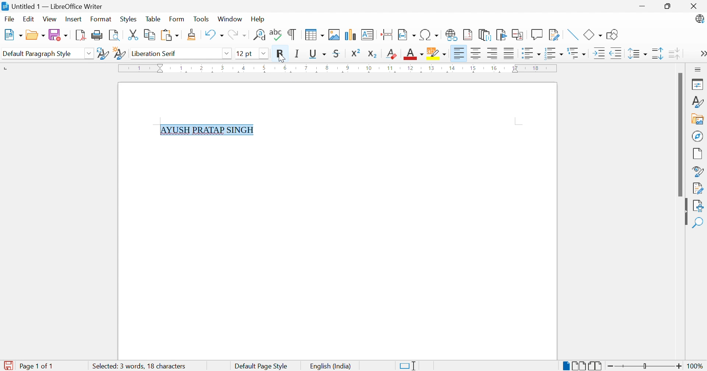 Image resolution: width=707 pixels, height=371 pixels. Describe the element at coordinates (150, 35) in the screenshot. I see `Copy` at that location.